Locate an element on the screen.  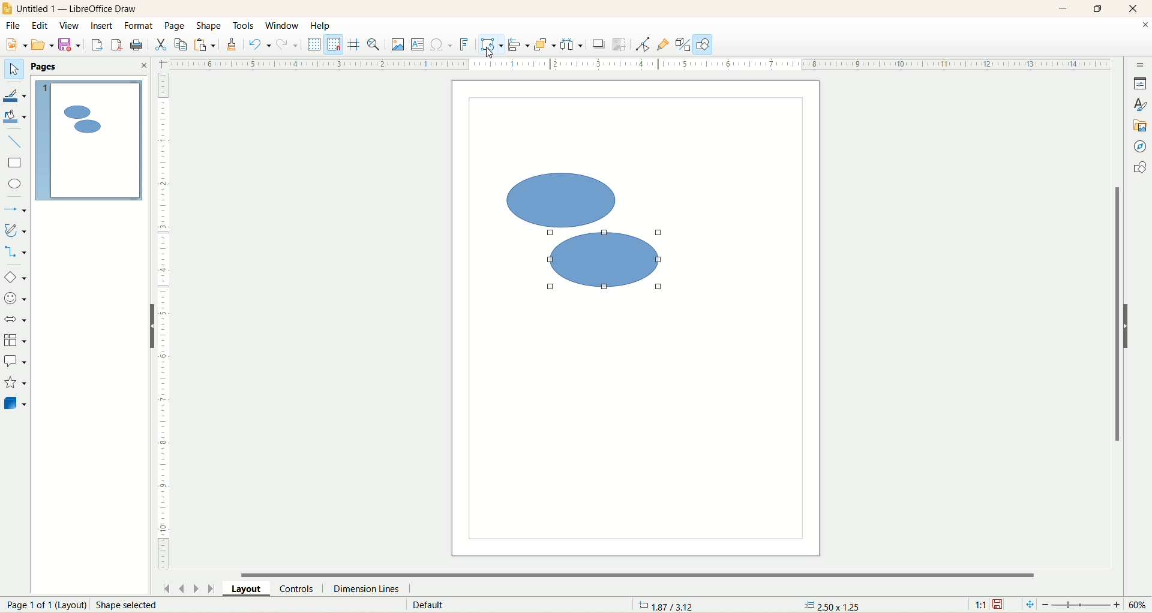
cut is located at coordinates (163, 44).